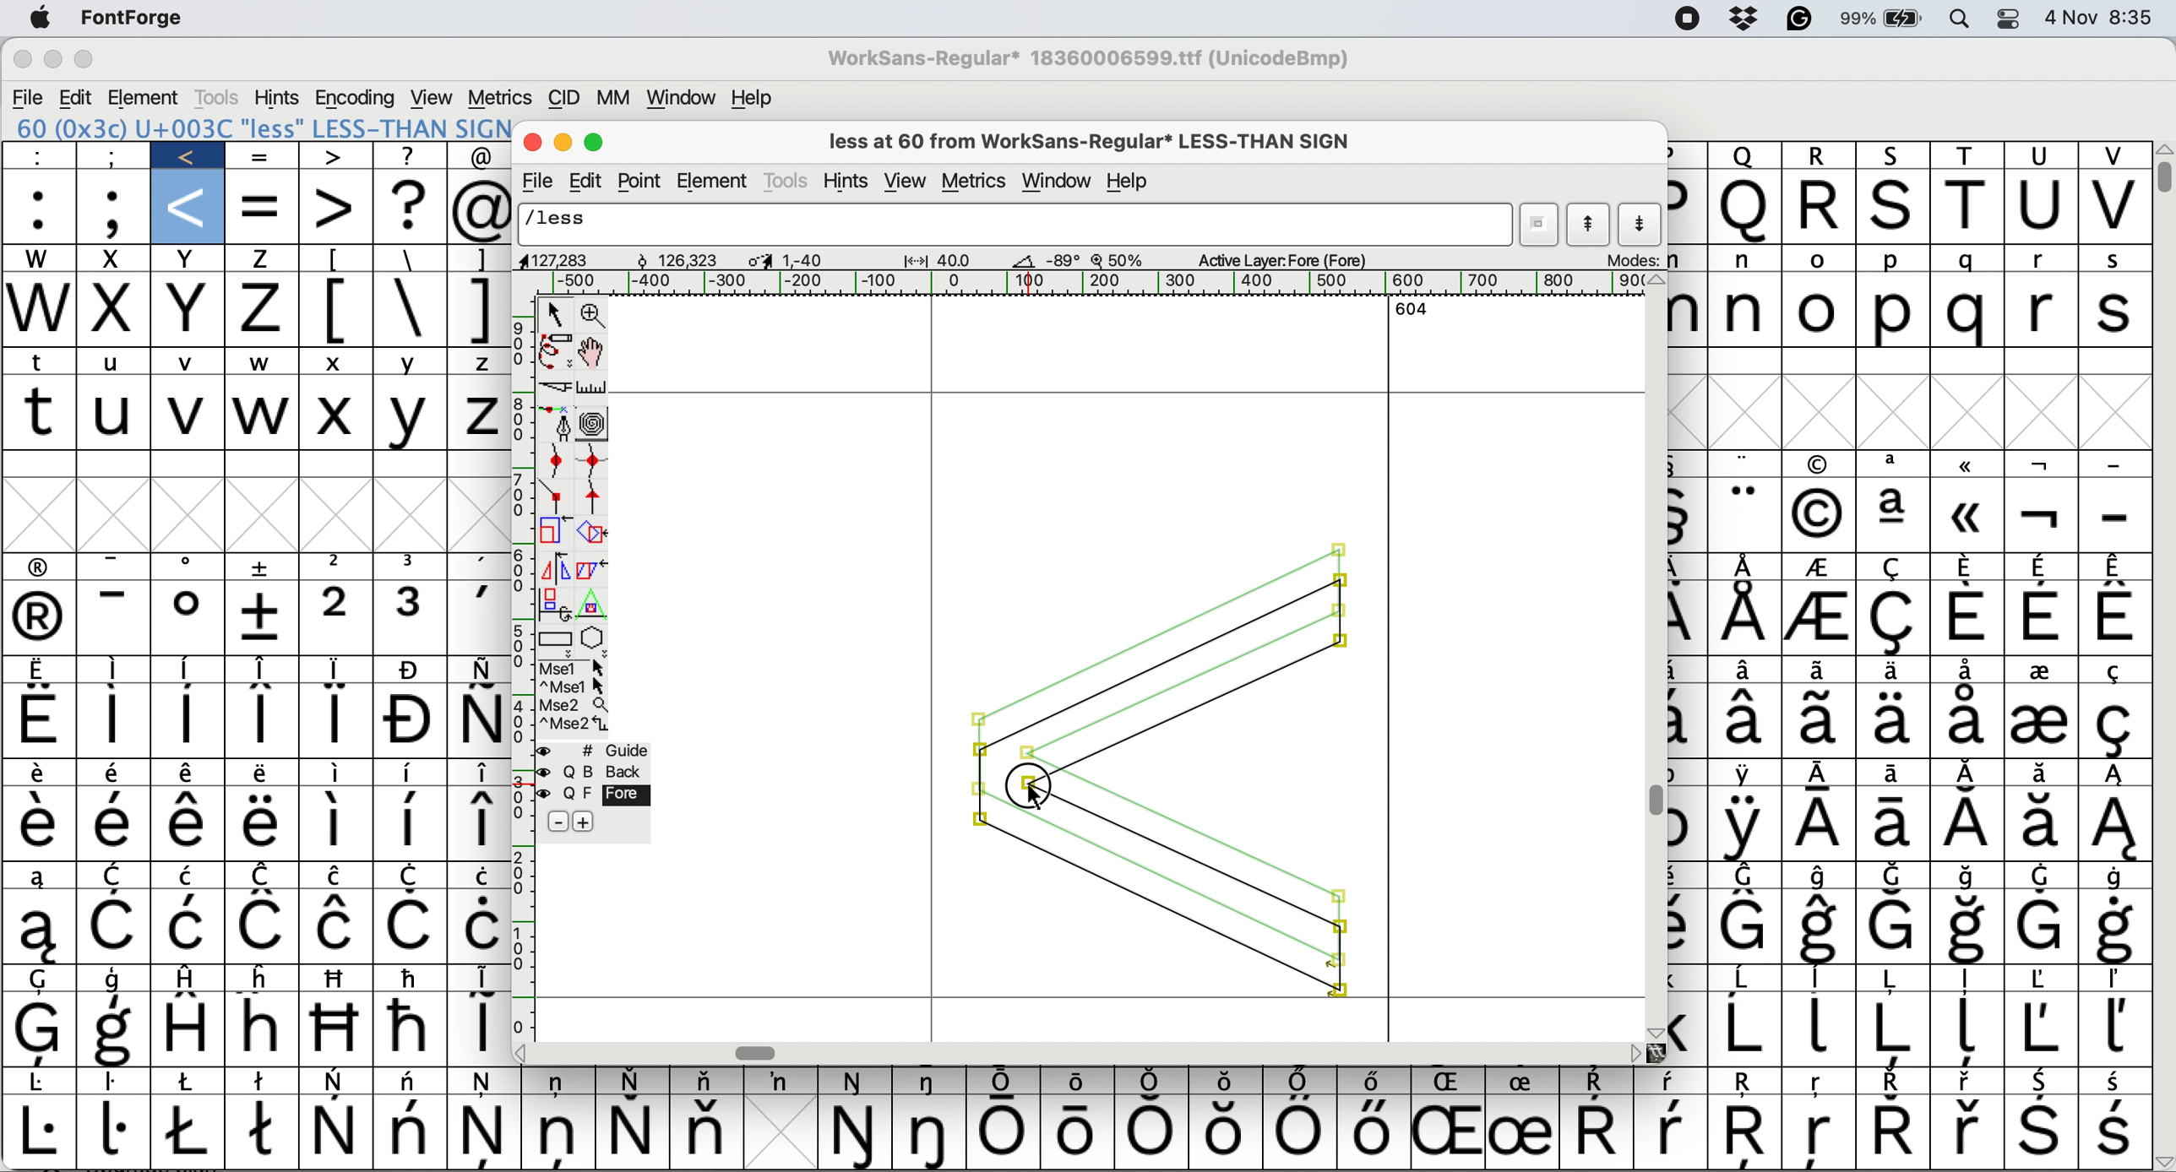 The image size is (2176, 1172). What do you see at coordinates (2162, 173) in the screenshot?
I see `vertical scroll bar` at bounding box center [2162, 173].